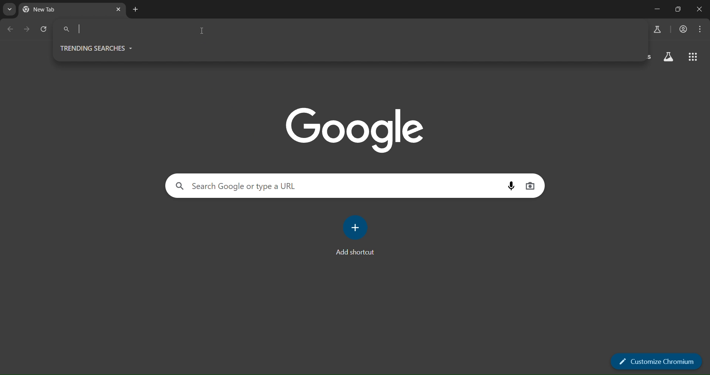 The height and width of the screenshot is (375, 710). I want to click on add, so click(357, 226).